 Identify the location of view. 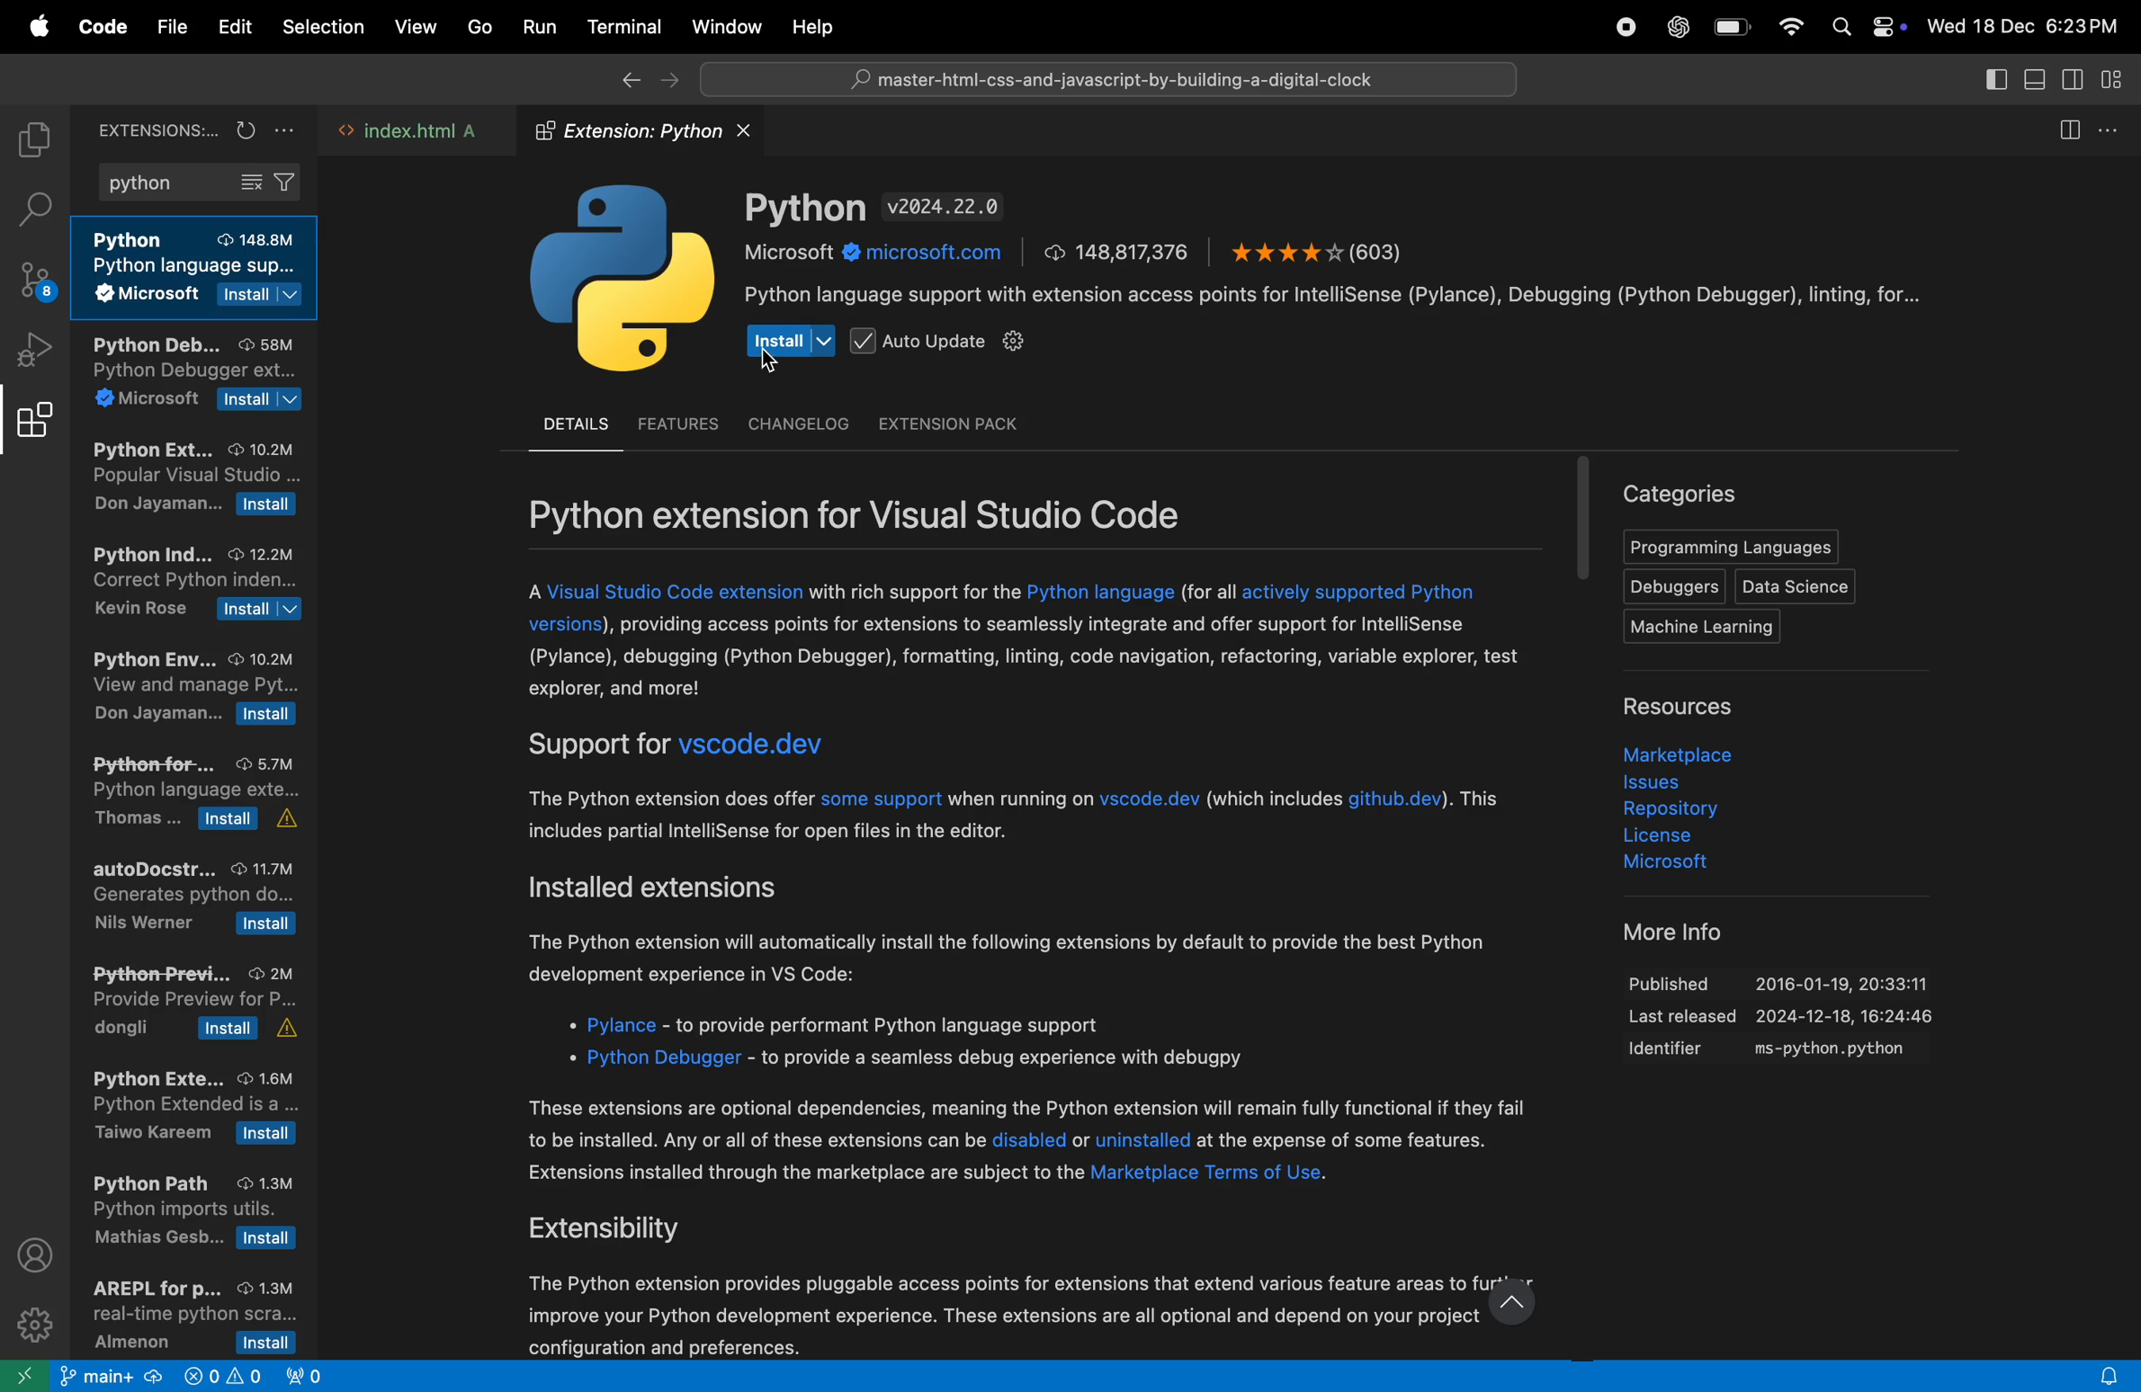
(411, 28).